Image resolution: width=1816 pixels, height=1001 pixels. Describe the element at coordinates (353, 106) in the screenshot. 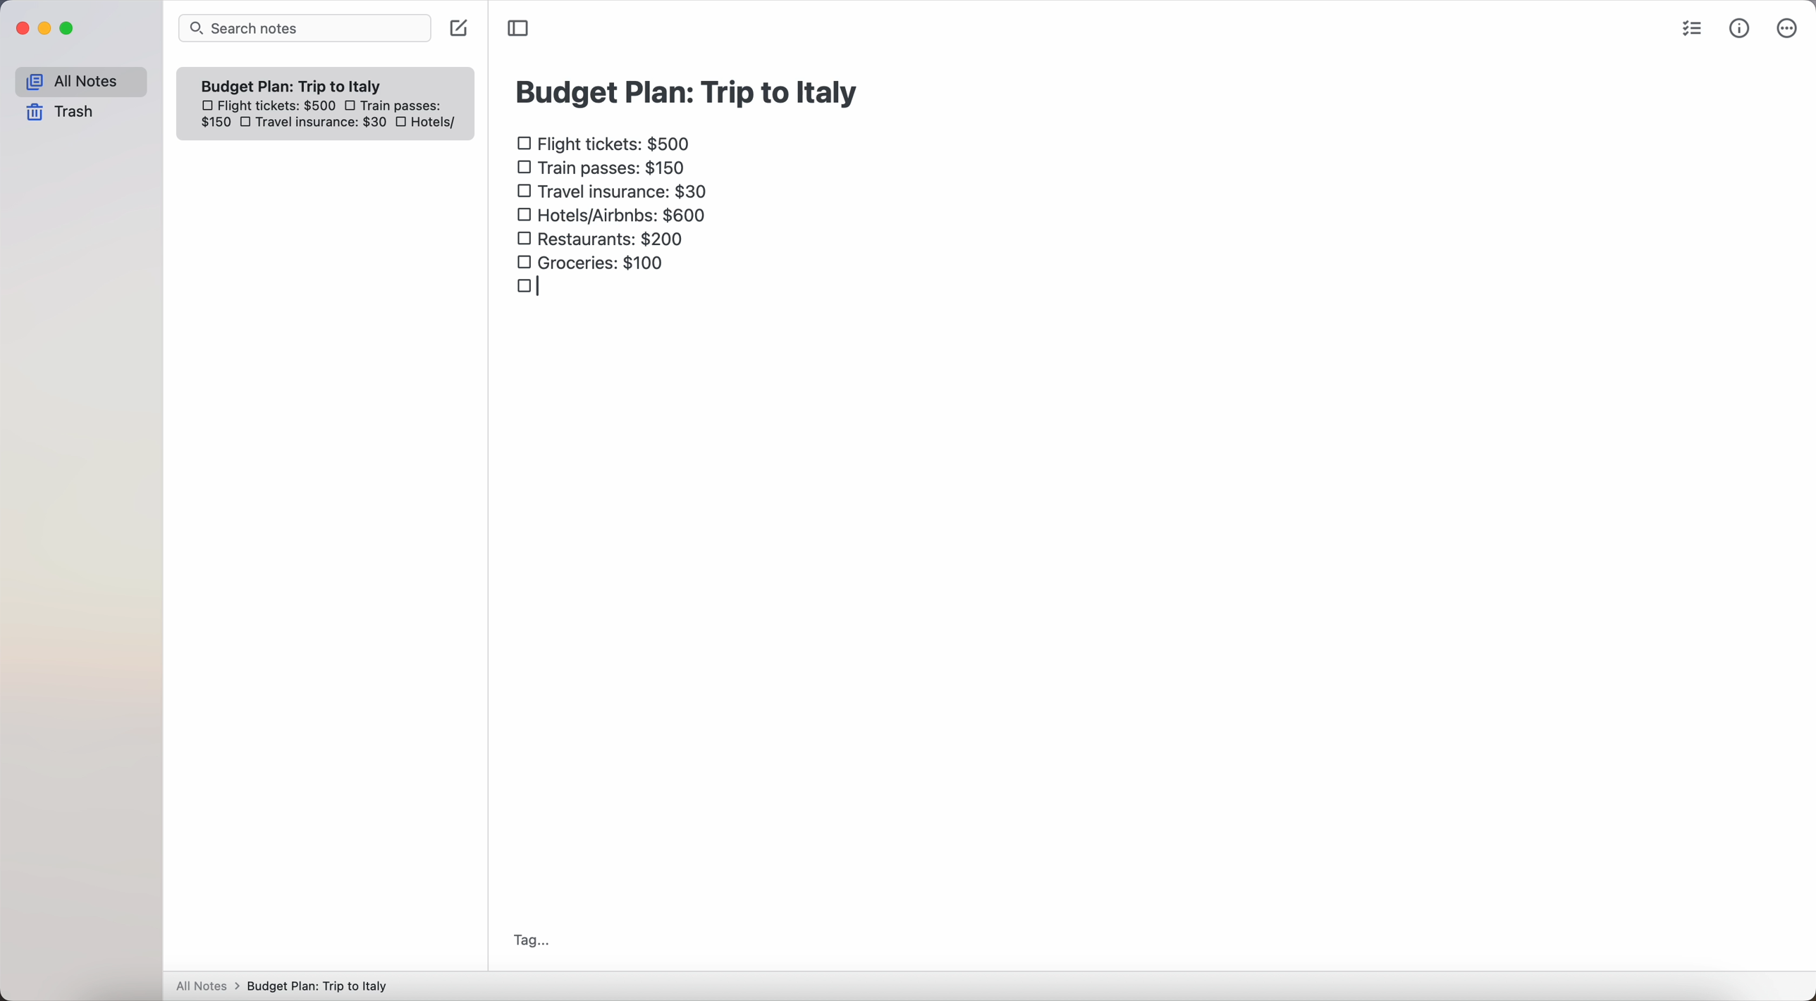

I see `checkbox` at that location.